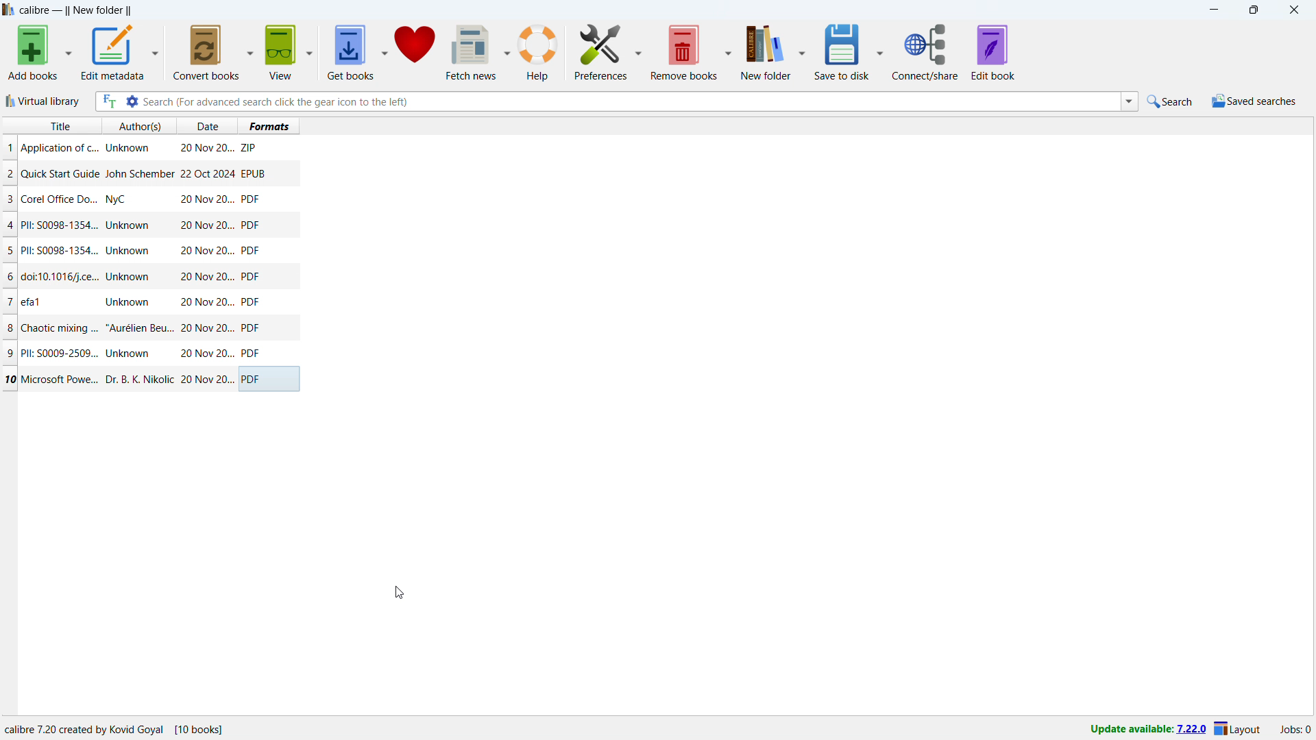  Describe the element at coordinates (1293, 10) in the screenshot. I see `close` at that location.